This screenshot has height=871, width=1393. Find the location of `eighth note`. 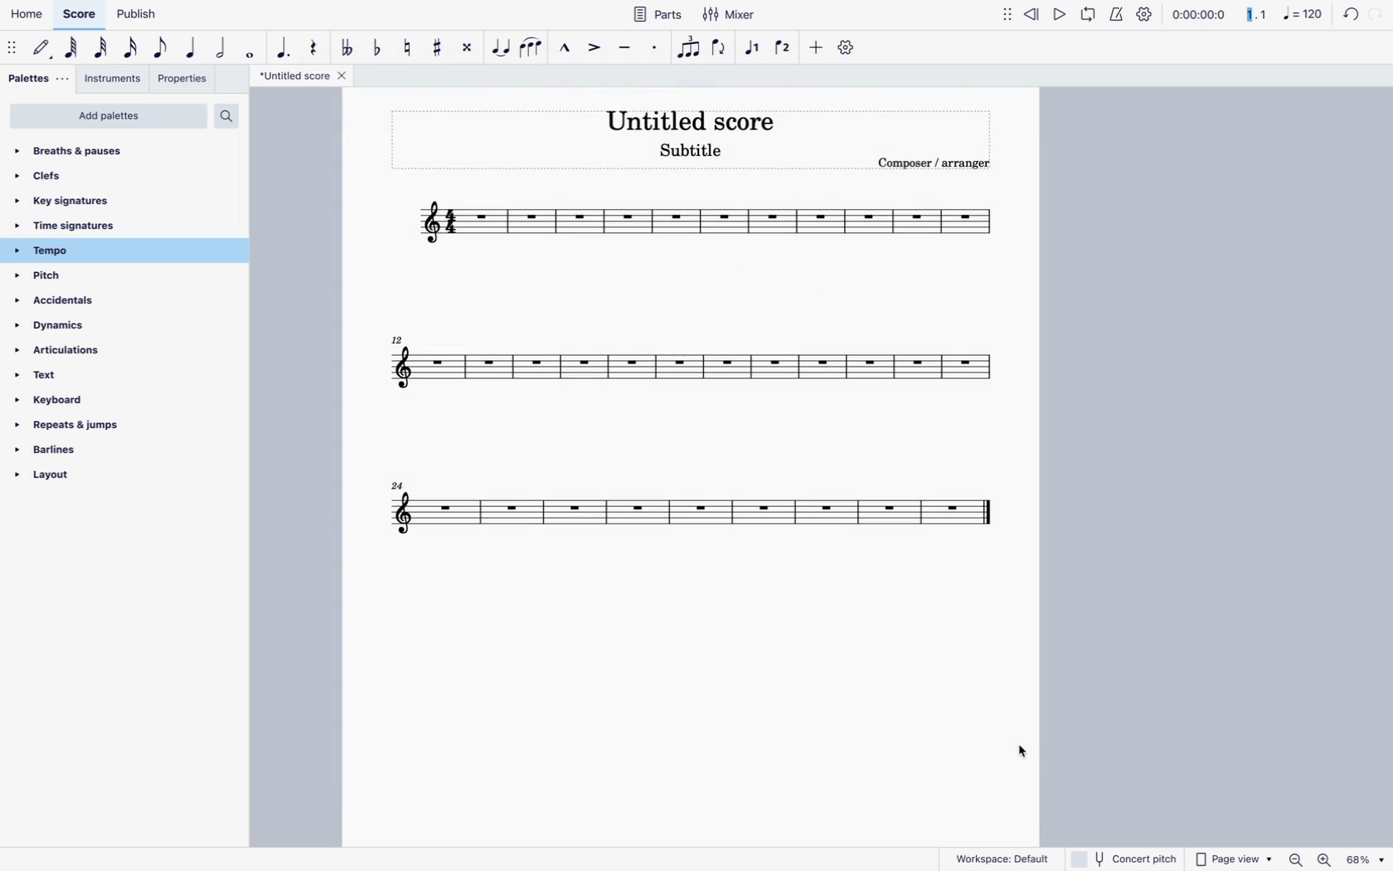

eighth note is located at coordinates (162, 48).